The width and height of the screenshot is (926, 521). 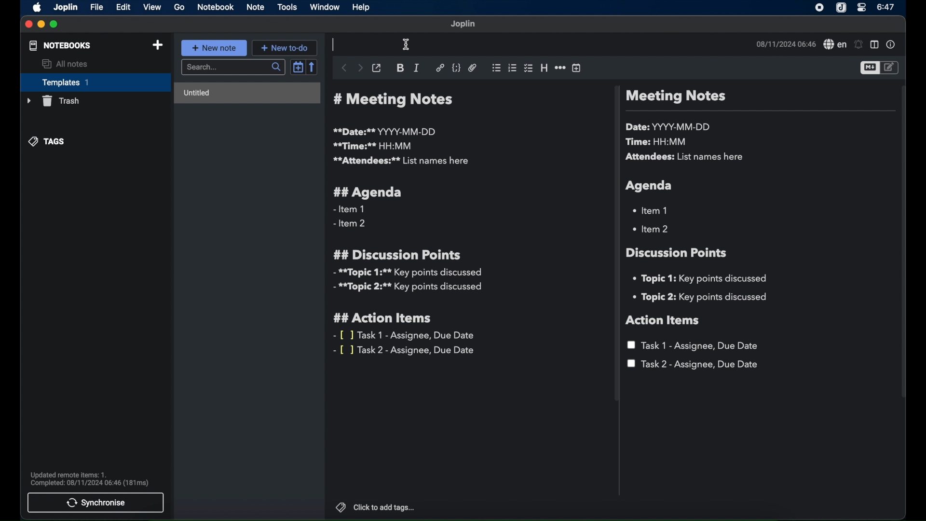 I want to click on - **topic 2:** key points discussed, so click(x=409, y=288).